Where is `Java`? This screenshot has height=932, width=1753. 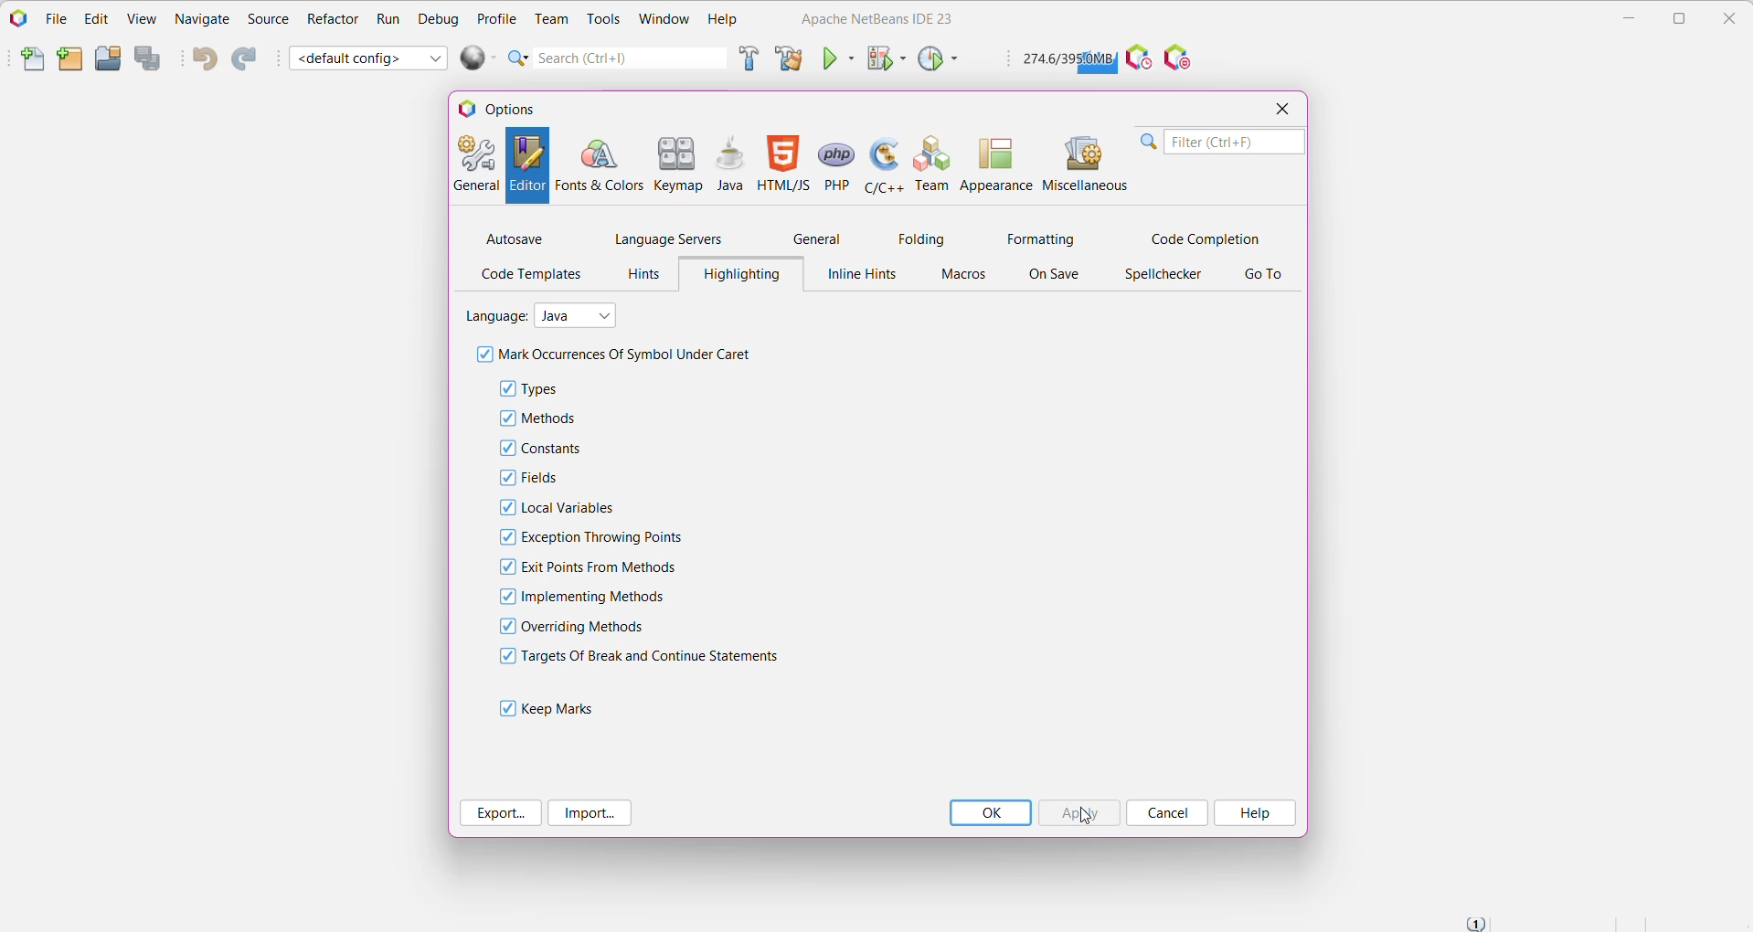
Java is located at coordinates (728, 165).